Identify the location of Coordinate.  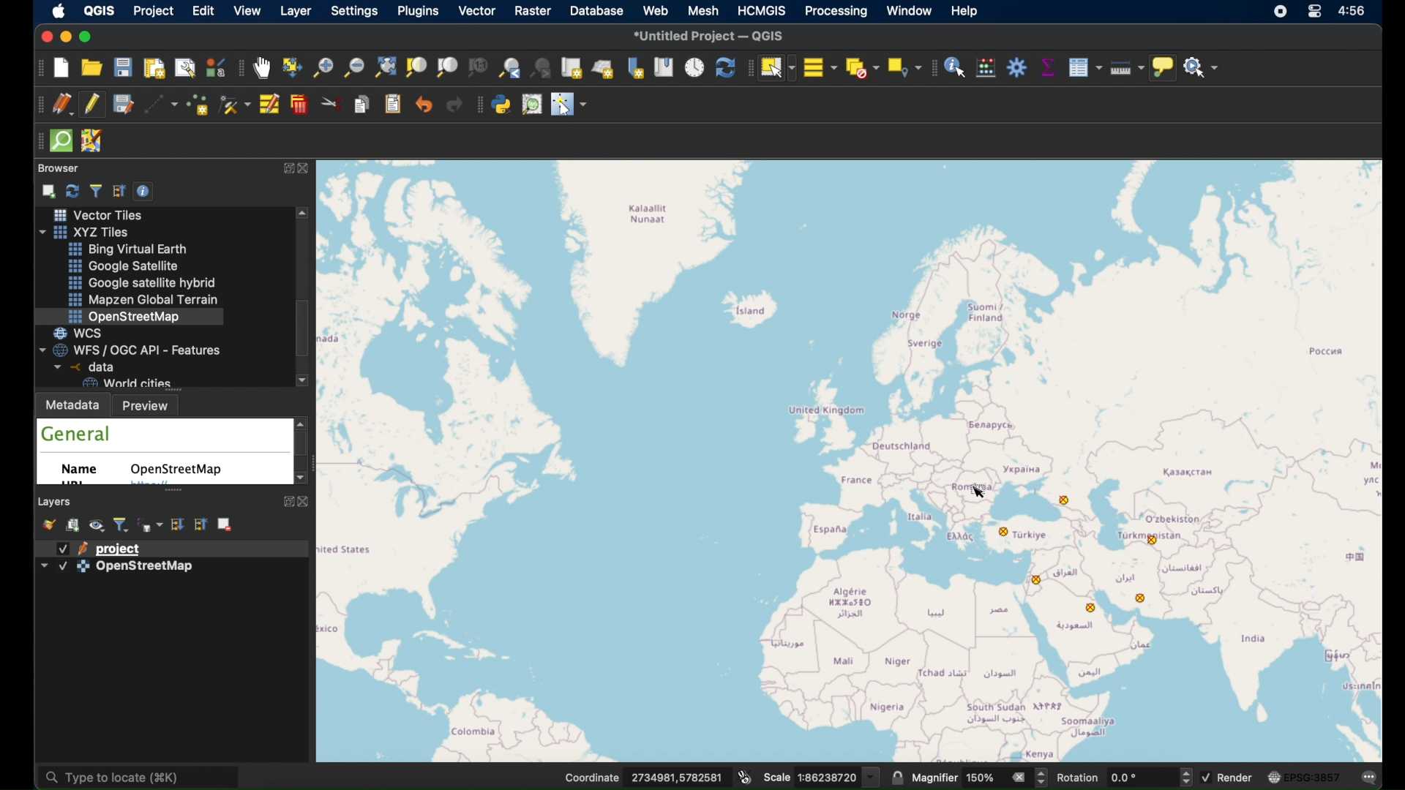
(582, 777).